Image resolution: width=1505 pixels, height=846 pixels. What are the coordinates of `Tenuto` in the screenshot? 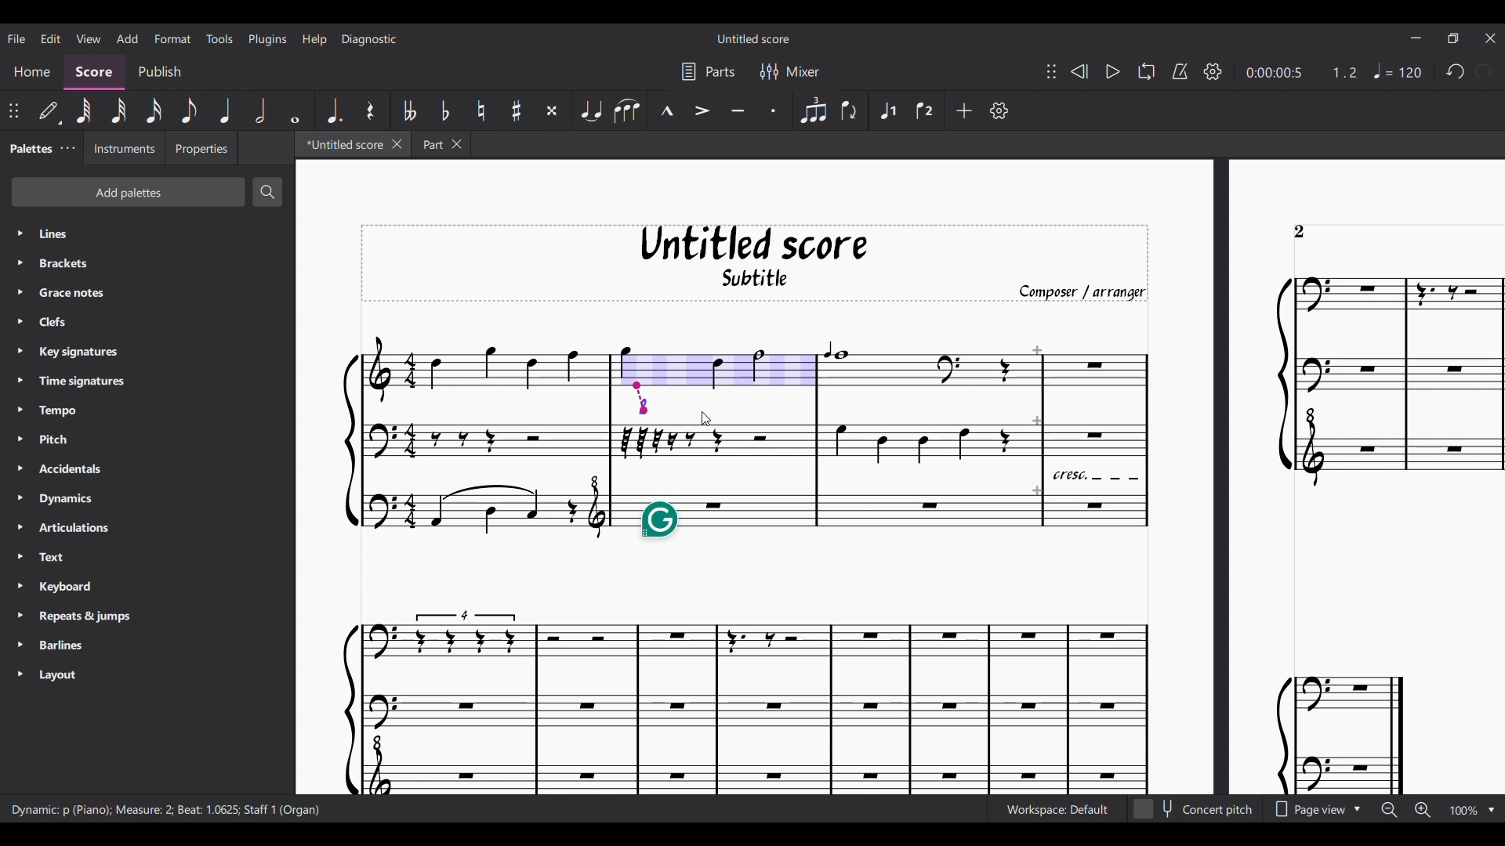 It's located at (738, 110).